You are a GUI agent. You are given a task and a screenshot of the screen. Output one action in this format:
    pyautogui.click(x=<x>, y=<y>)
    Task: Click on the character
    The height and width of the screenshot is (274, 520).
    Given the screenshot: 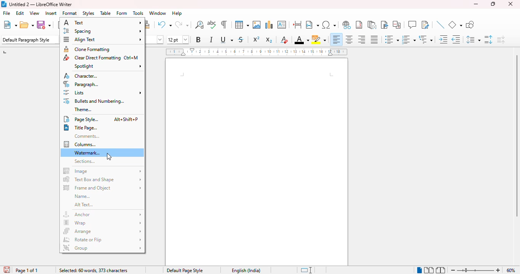 What is the action you would take?
    pyautogui.click(x=81, y=76)
    